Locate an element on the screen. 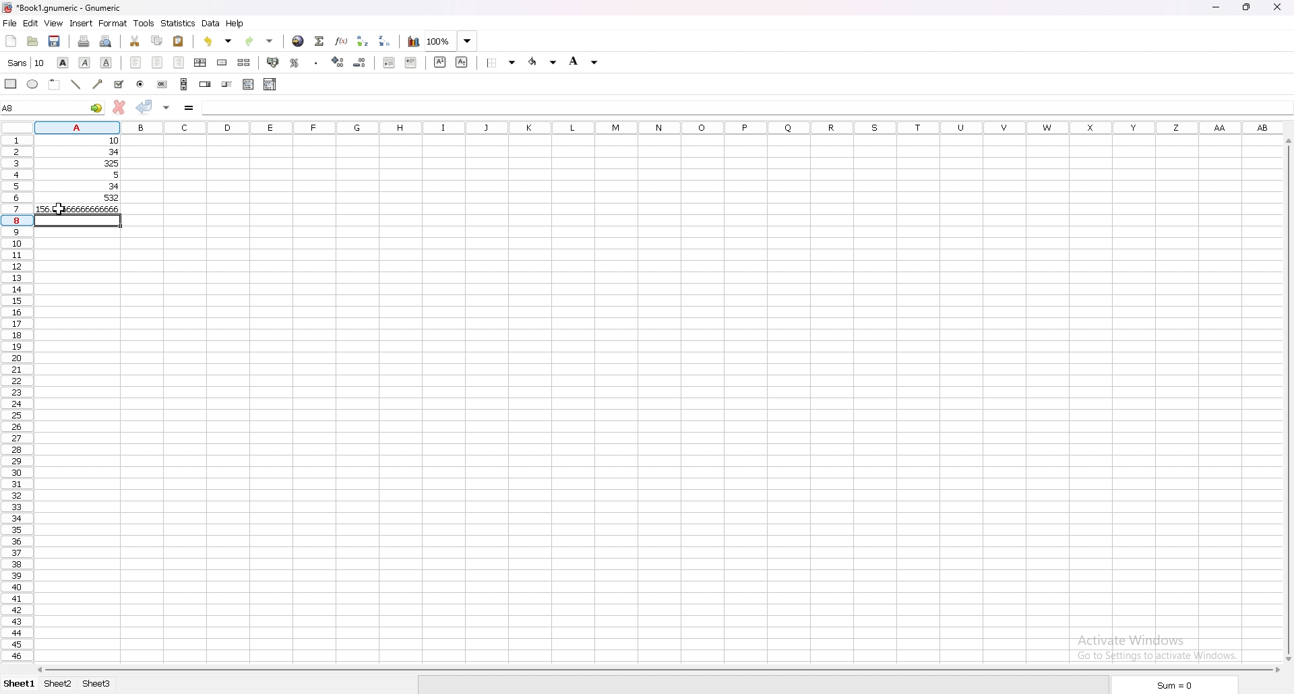 The height and width of the screenshot is (694, 1294). help is located at coordinates (236, 24).